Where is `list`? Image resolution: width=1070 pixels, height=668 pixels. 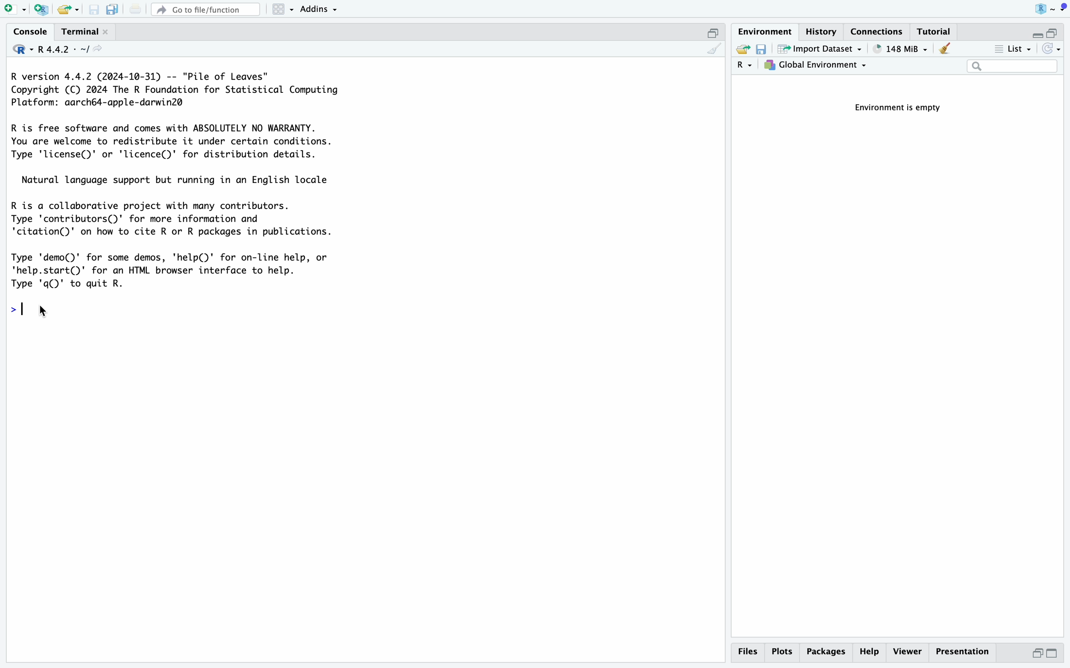
list is located at coordinates (1011, 50).